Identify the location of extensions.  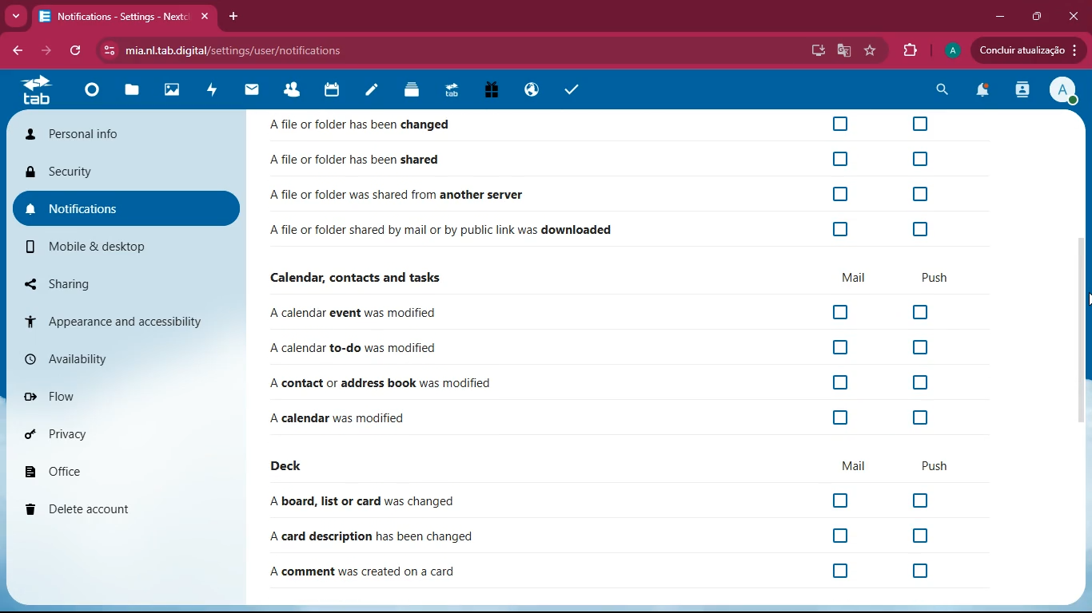
(912, 51).